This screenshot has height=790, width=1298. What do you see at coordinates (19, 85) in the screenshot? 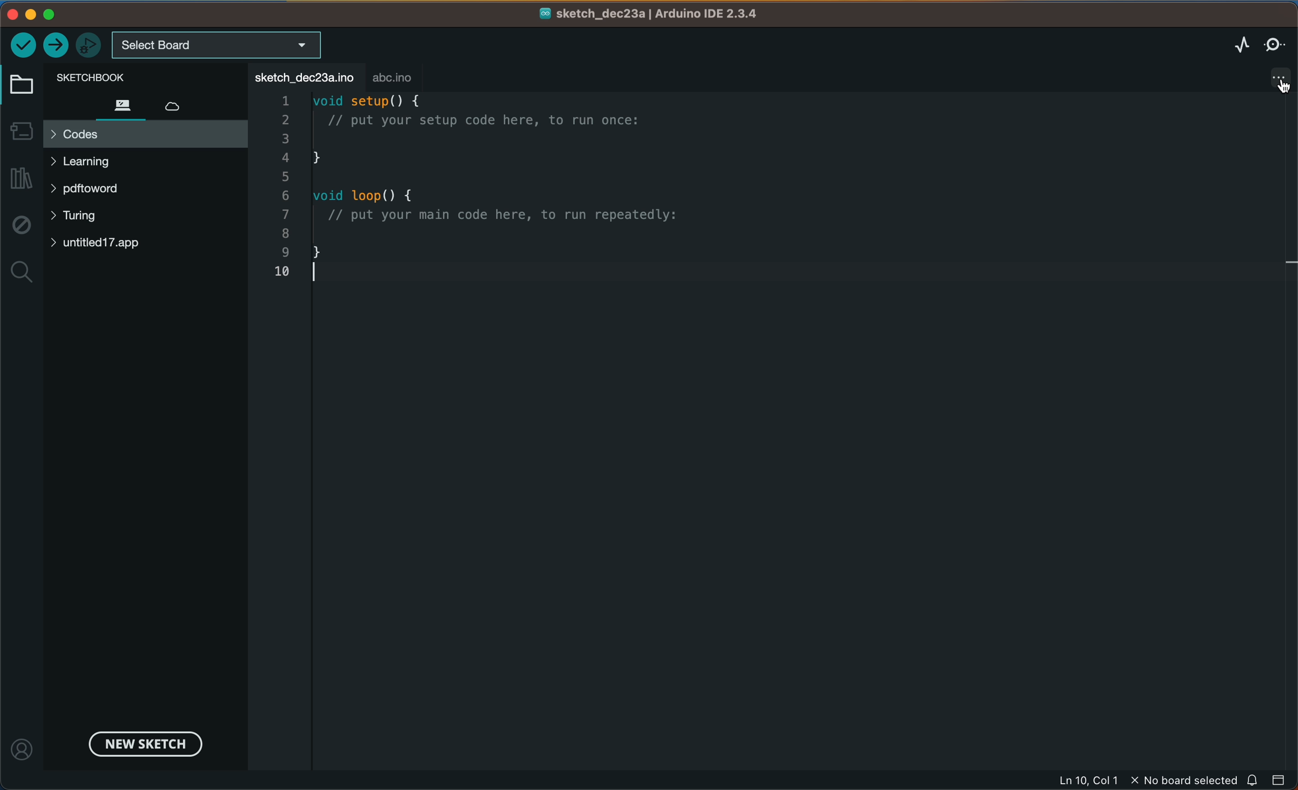
I see `folder` at bounding box center [19, 85].